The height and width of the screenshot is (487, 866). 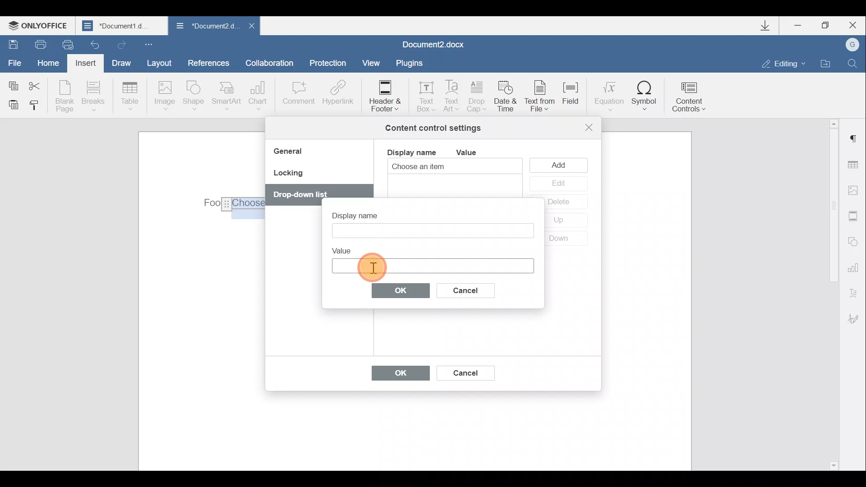 I want to click on Symbol, so click(x=645, y=95).